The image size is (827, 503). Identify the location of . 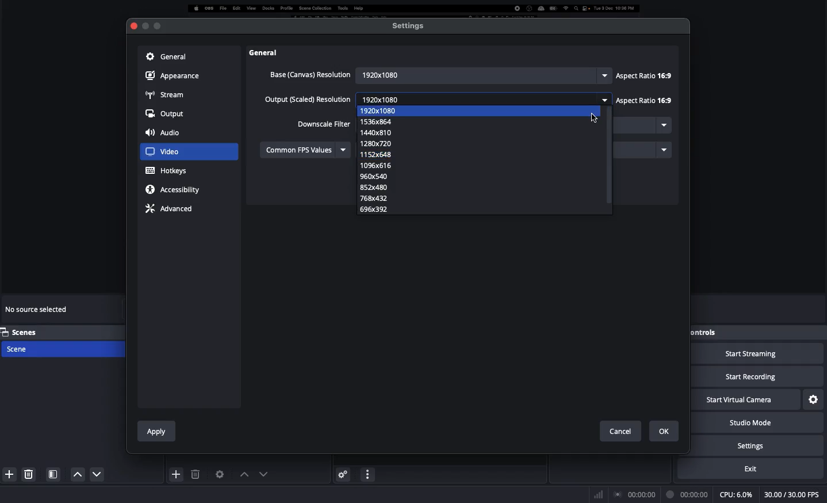
(610, 161).